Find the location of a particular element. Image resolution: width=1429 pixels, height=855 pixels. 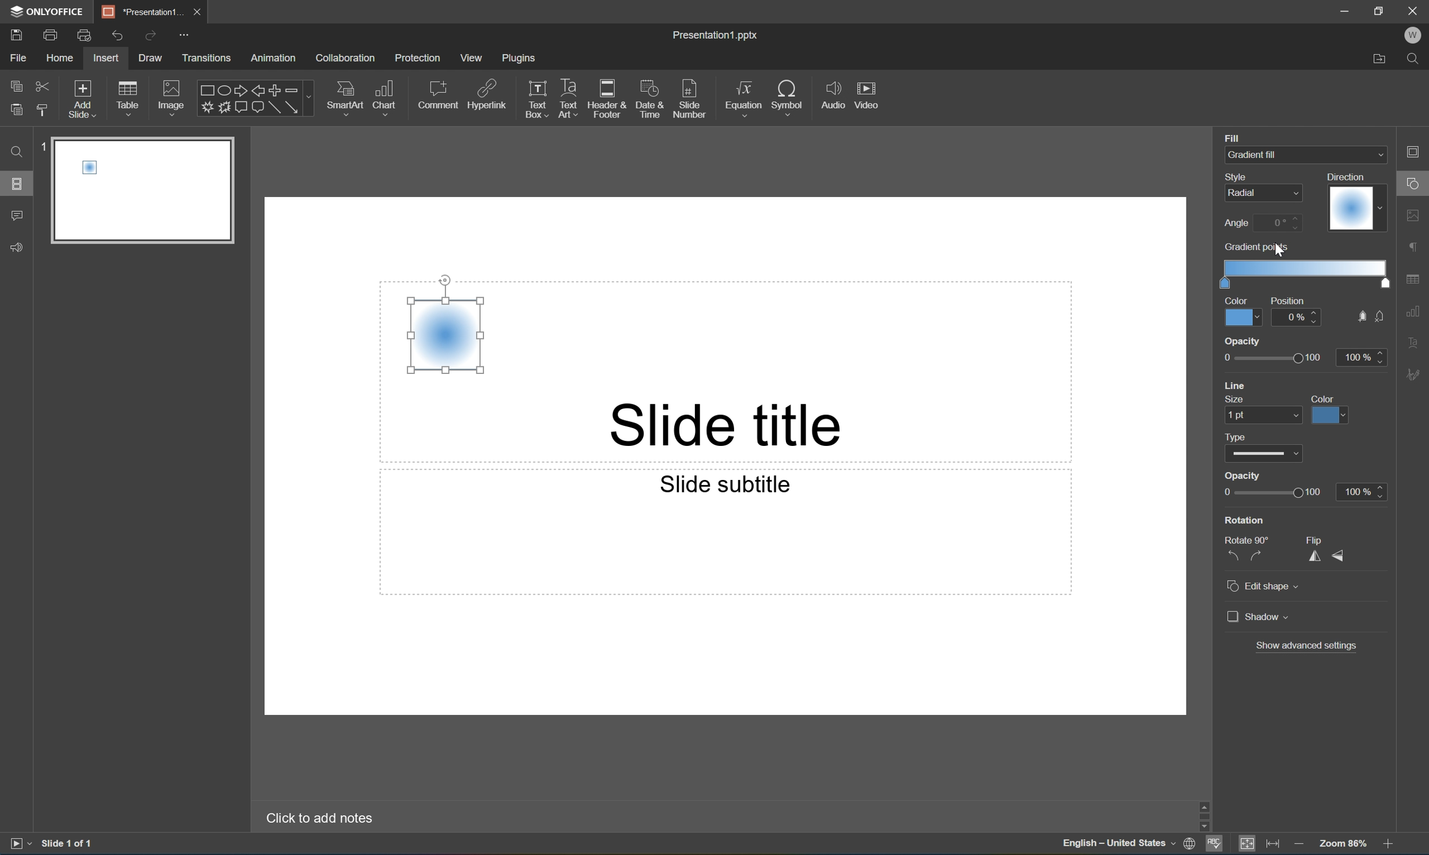

Radial is located at coordinates (1351, 207).